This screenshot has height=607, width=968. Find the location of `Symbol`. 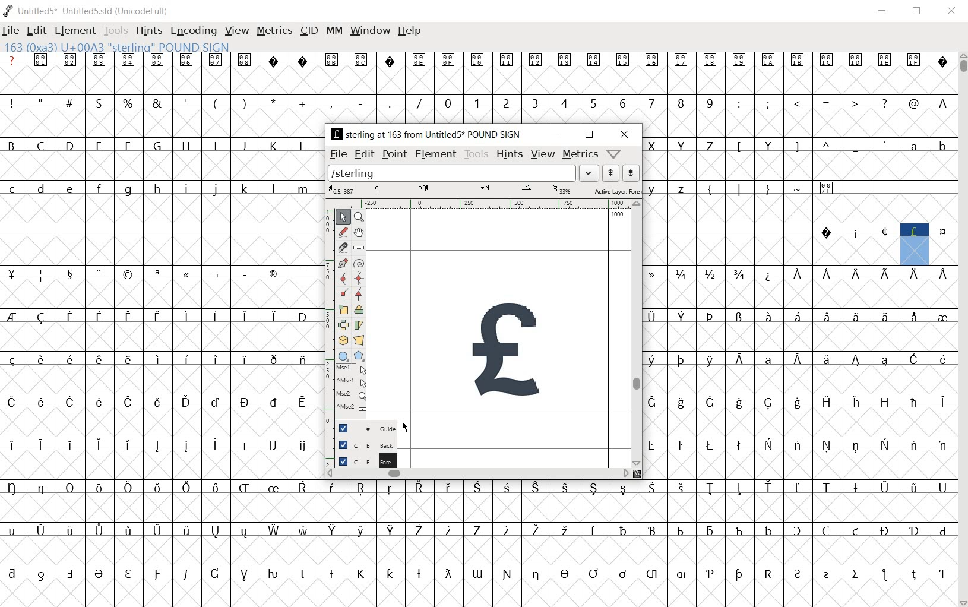

Symbol is located at coordinates (798, 445).